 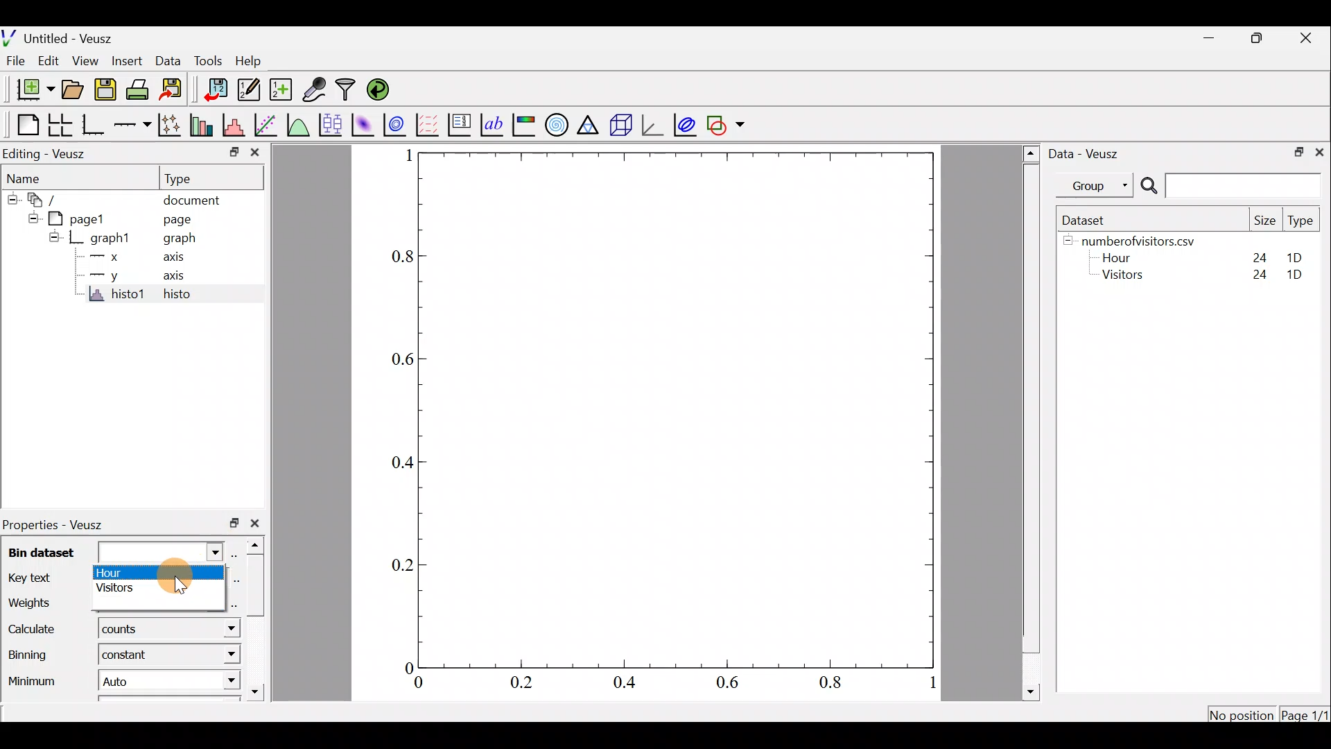 What do you see at coordinates (404, 459) in the screenshot?
I see `0.4` at bounding box center [404, 459].